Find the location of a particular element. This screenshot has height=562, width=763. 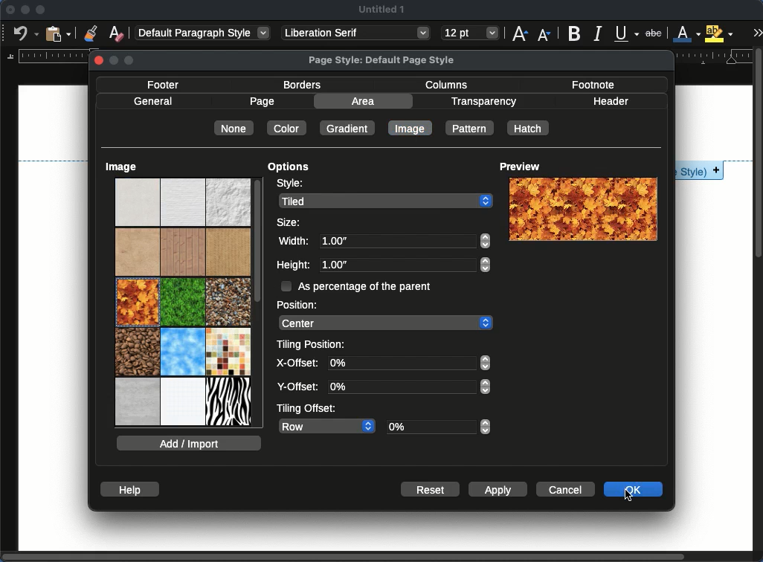

image is located at coordinates (413, 128).